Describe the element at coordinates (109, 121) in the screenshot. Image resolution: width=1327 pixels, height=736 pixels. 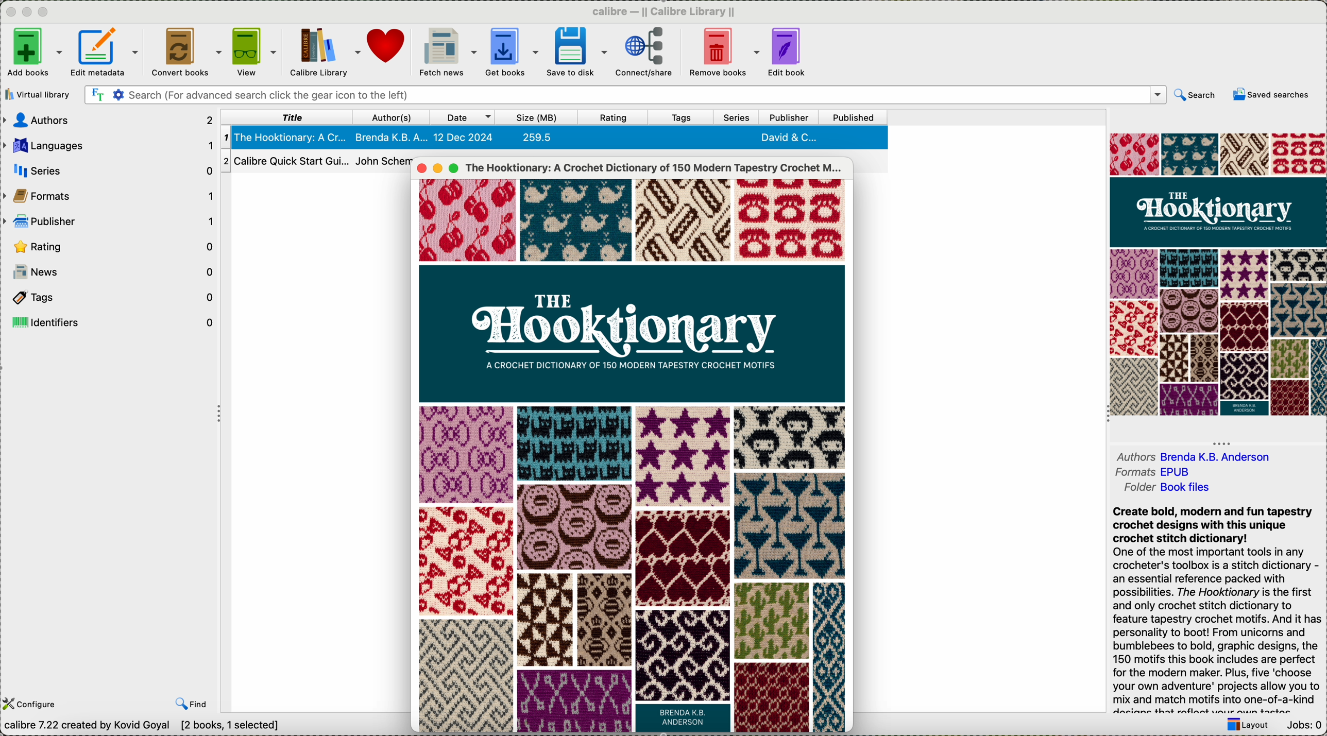
I see `authors` at that location.